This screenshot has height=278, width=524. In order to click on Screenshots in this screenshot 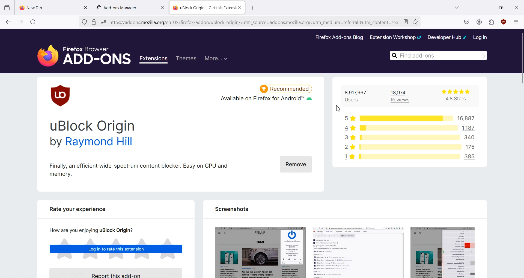, I will do `click(231, 209)`.